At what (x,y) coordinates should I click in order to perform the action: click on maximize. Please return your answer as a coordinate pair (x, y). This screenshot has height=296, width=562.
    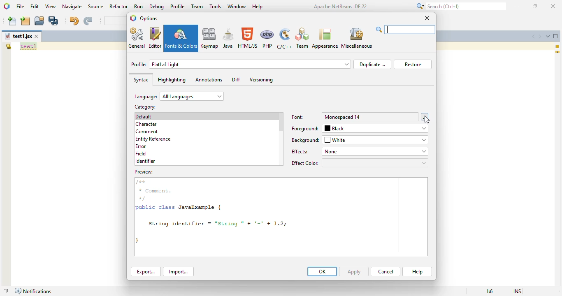
    Looking at the image, I should click on (535, 6).